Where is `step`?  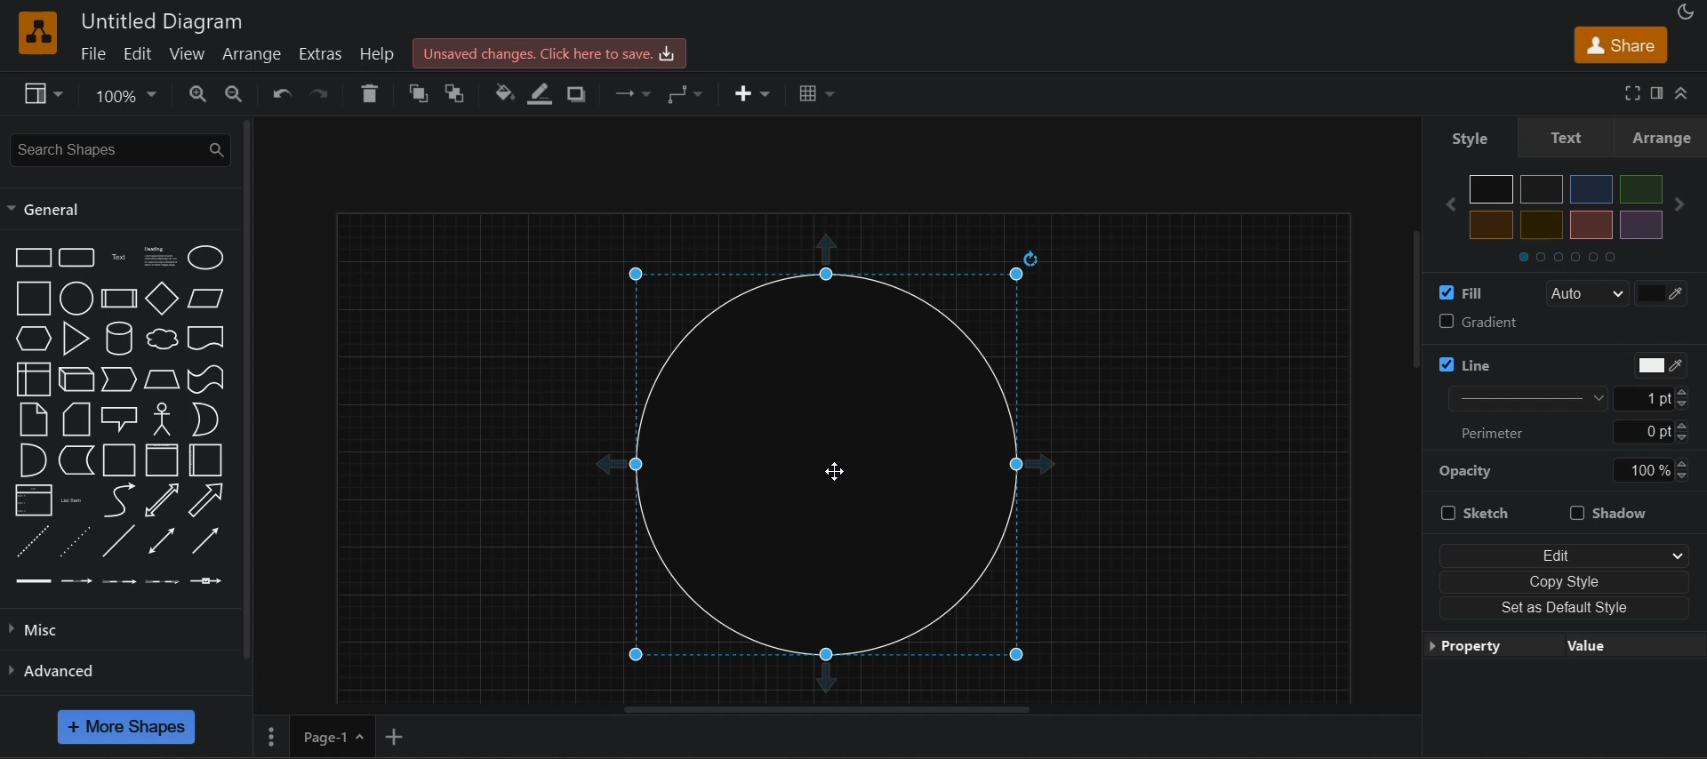 step is located at coordinates (117, 383).